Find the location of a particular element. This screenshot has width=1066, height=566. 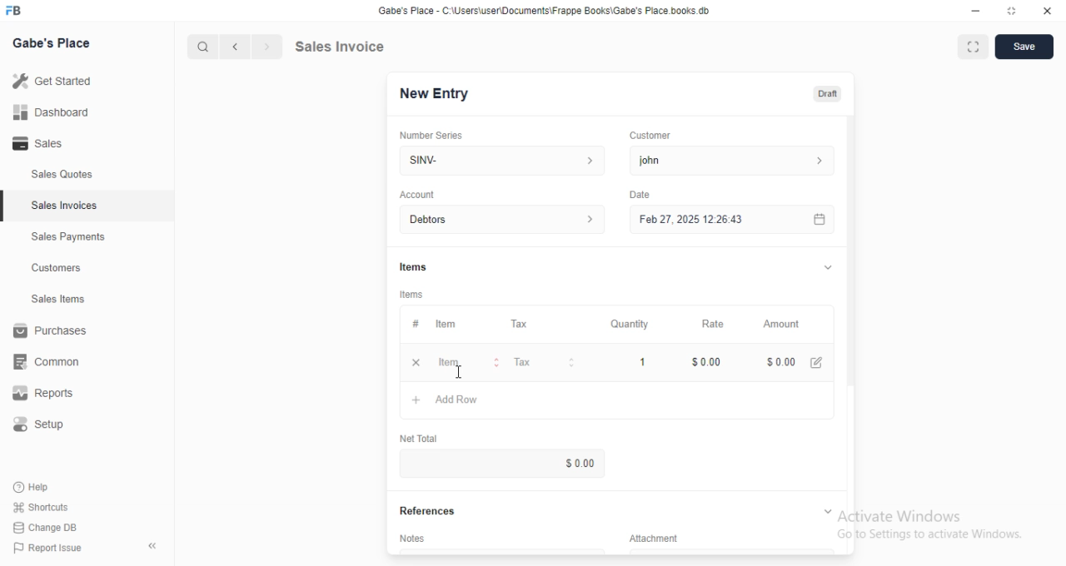

Number Series is located at coordinates (437, 133).